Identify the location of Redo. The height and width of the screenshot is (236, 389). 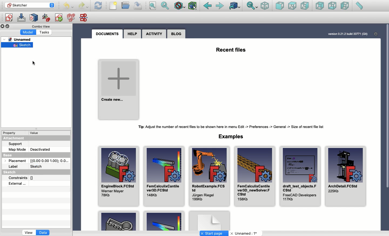
(83, 6).